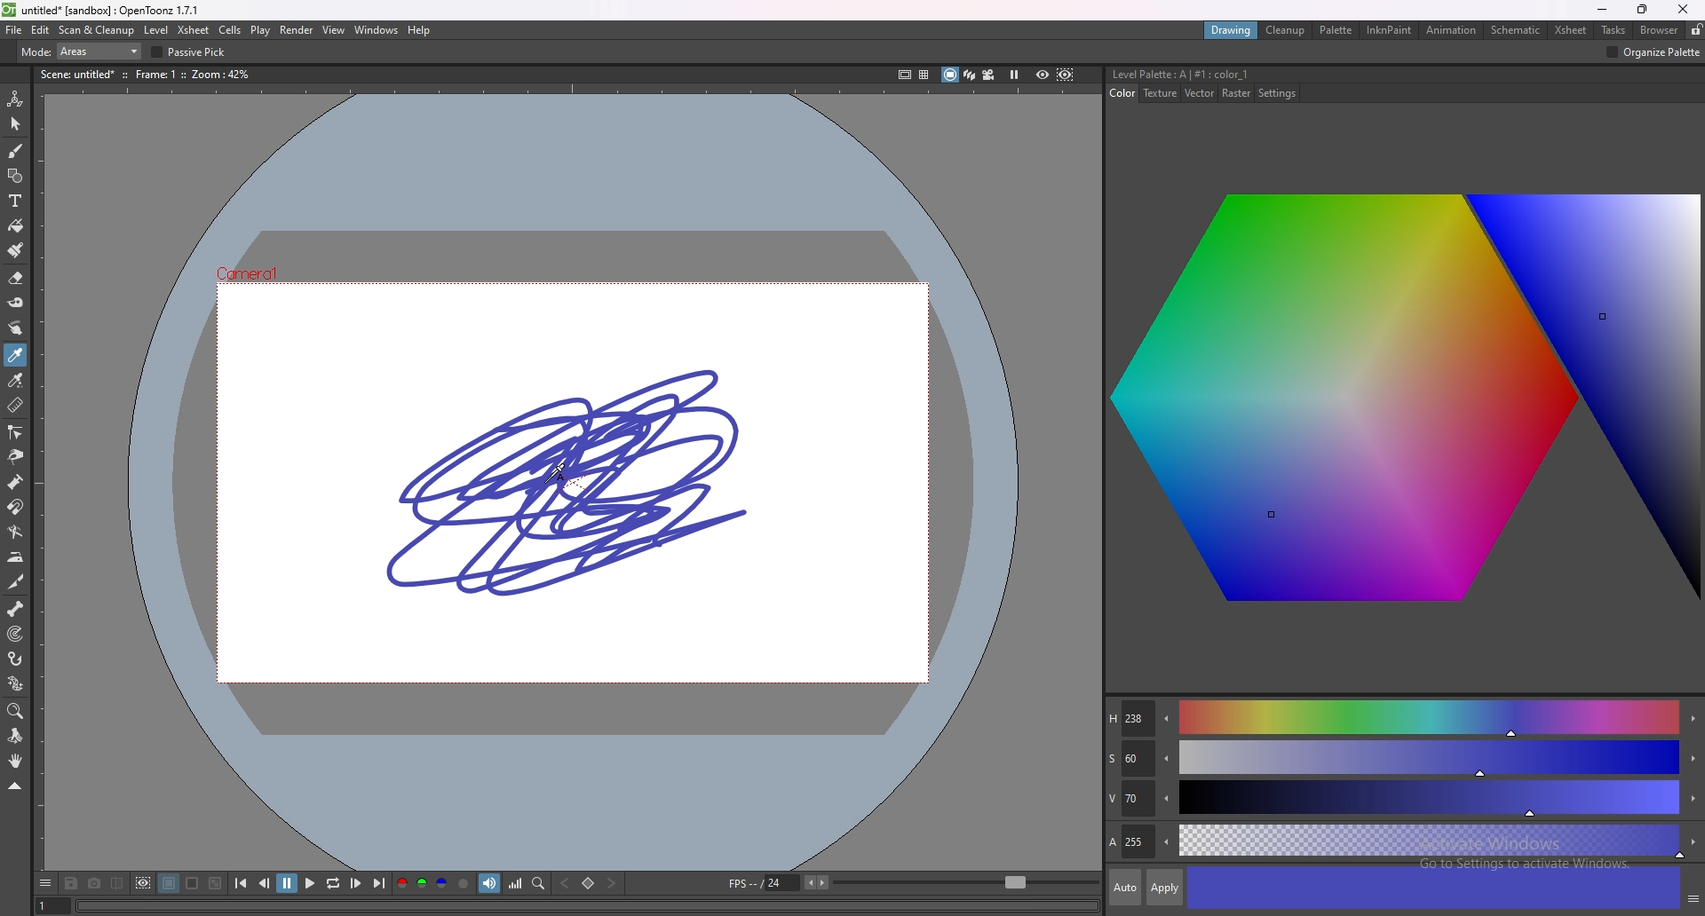 This screenshot has height=916, width=1705. Describe the element at coordinates (240, 51) in the screenshot. I see `mode` at that location.